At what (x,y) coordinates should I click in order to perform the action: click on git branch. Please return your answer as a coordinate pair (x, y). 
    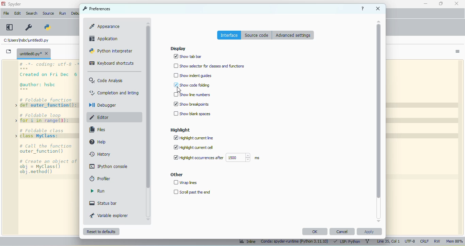
    Looking at the image, I should click on (367, 242).